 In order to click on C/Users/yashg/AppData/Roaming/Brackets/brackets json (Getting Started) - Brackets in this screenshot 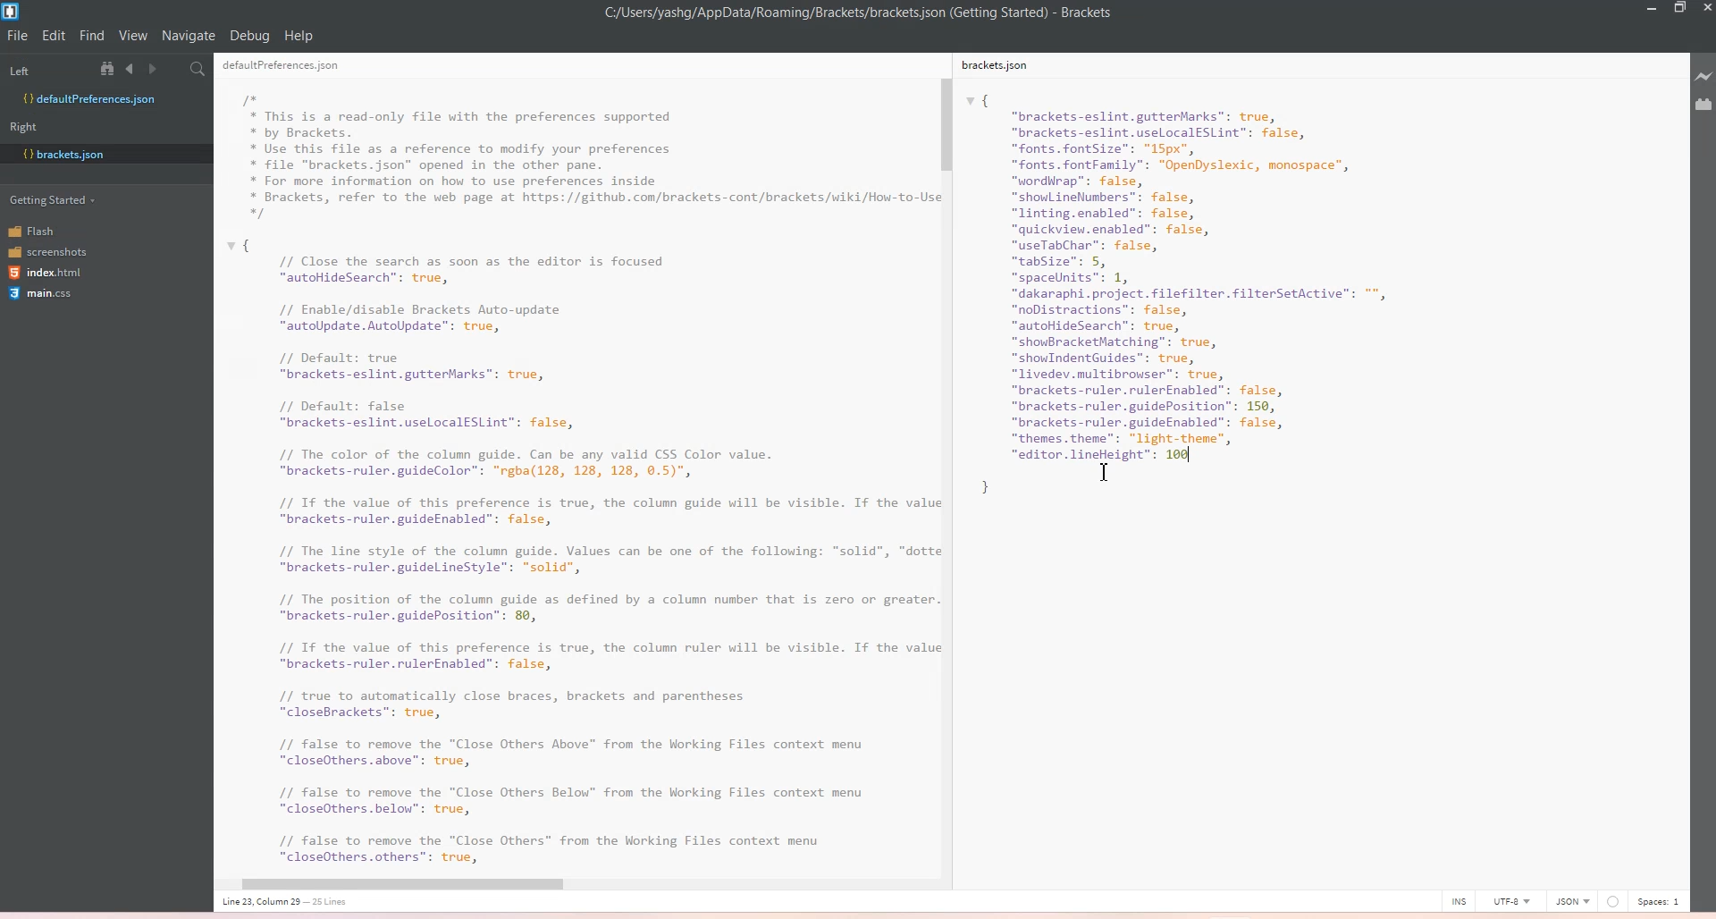, I will do `click(871, 13)`.